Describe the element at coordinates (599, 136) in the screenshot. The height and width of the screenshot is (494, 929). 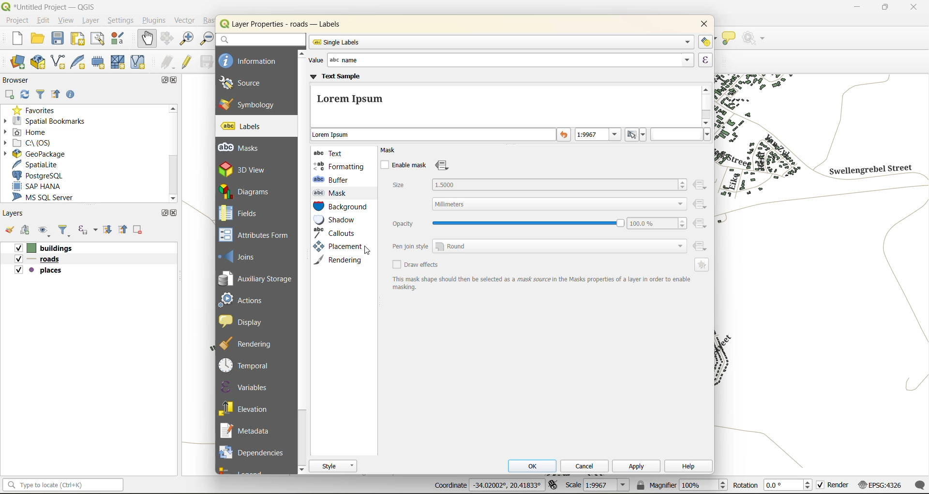
I see `preview text at specific map scale` at that location.